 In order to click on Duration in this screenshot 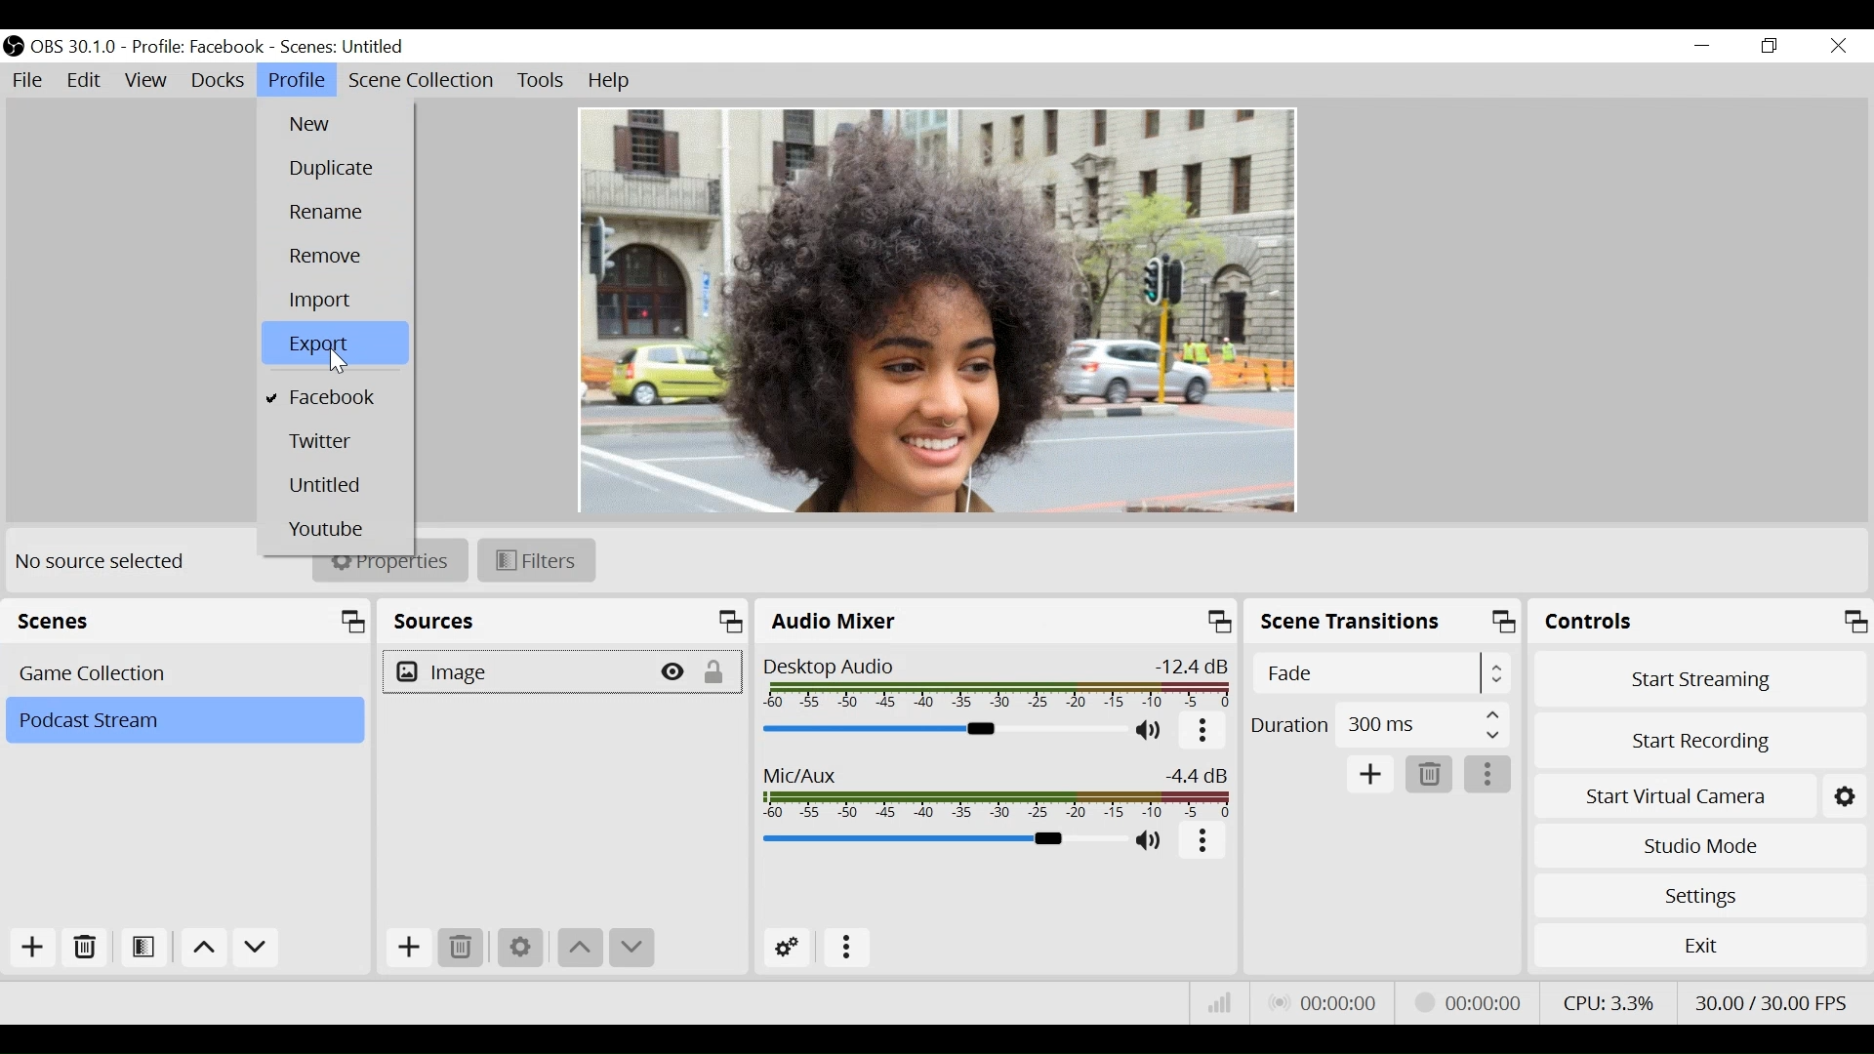, I will do `click(1379, 728)`.